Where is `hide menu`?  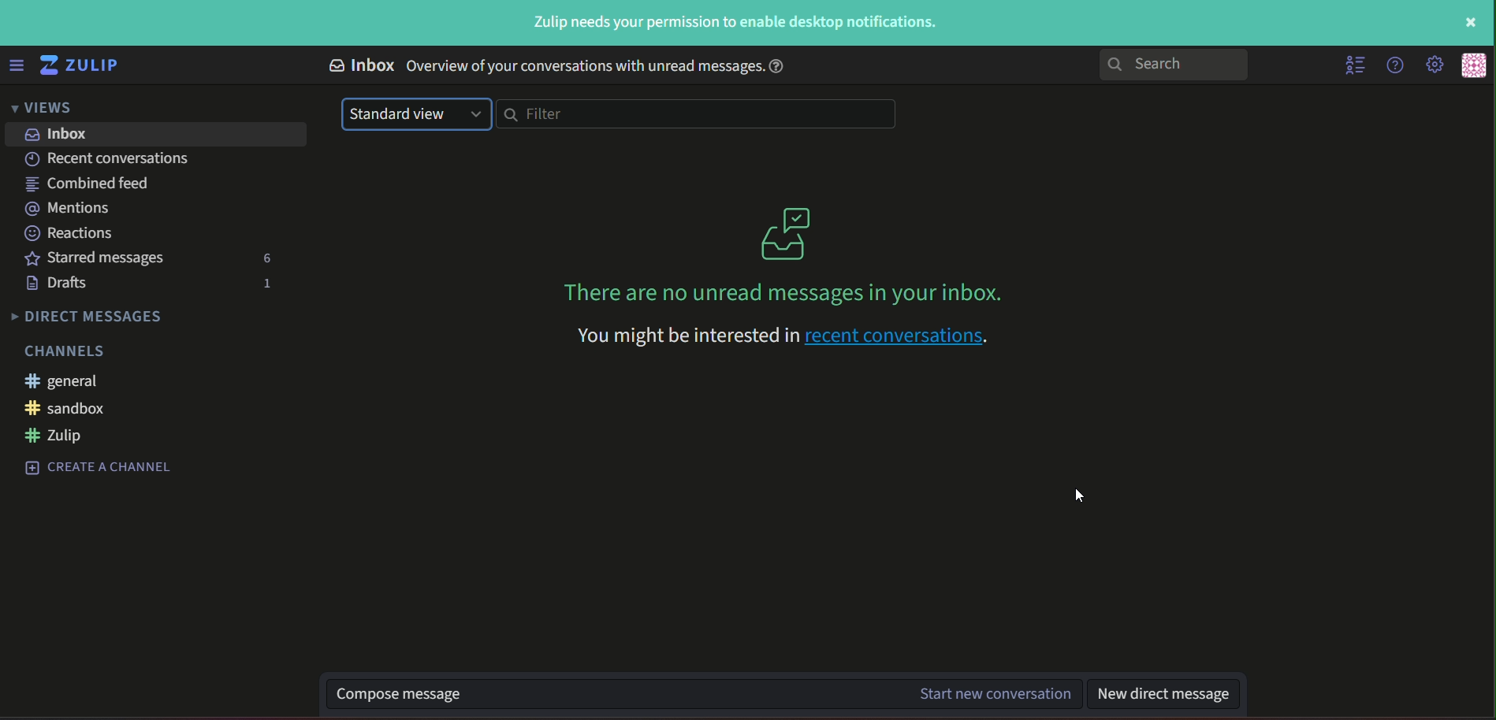 hide menu is located at coordinates (1354, 65).